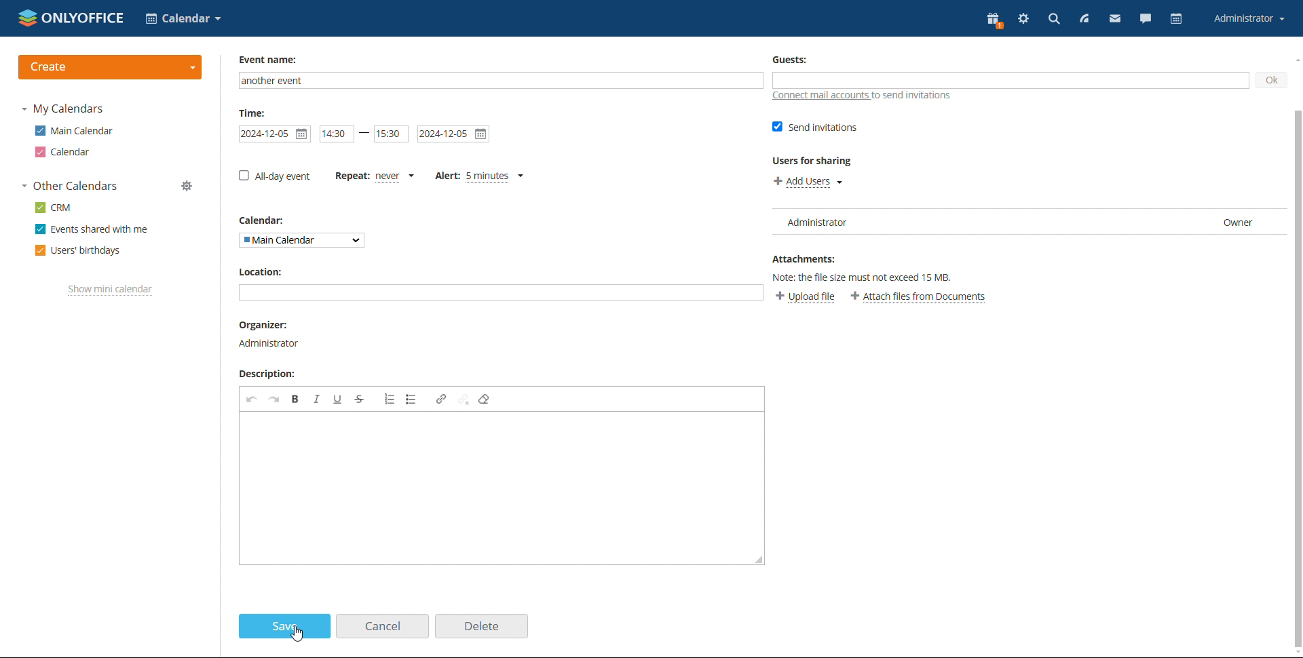  Describe the element at coordinates (808, 259) in the screenshot. I see `Attachments:` at that location.